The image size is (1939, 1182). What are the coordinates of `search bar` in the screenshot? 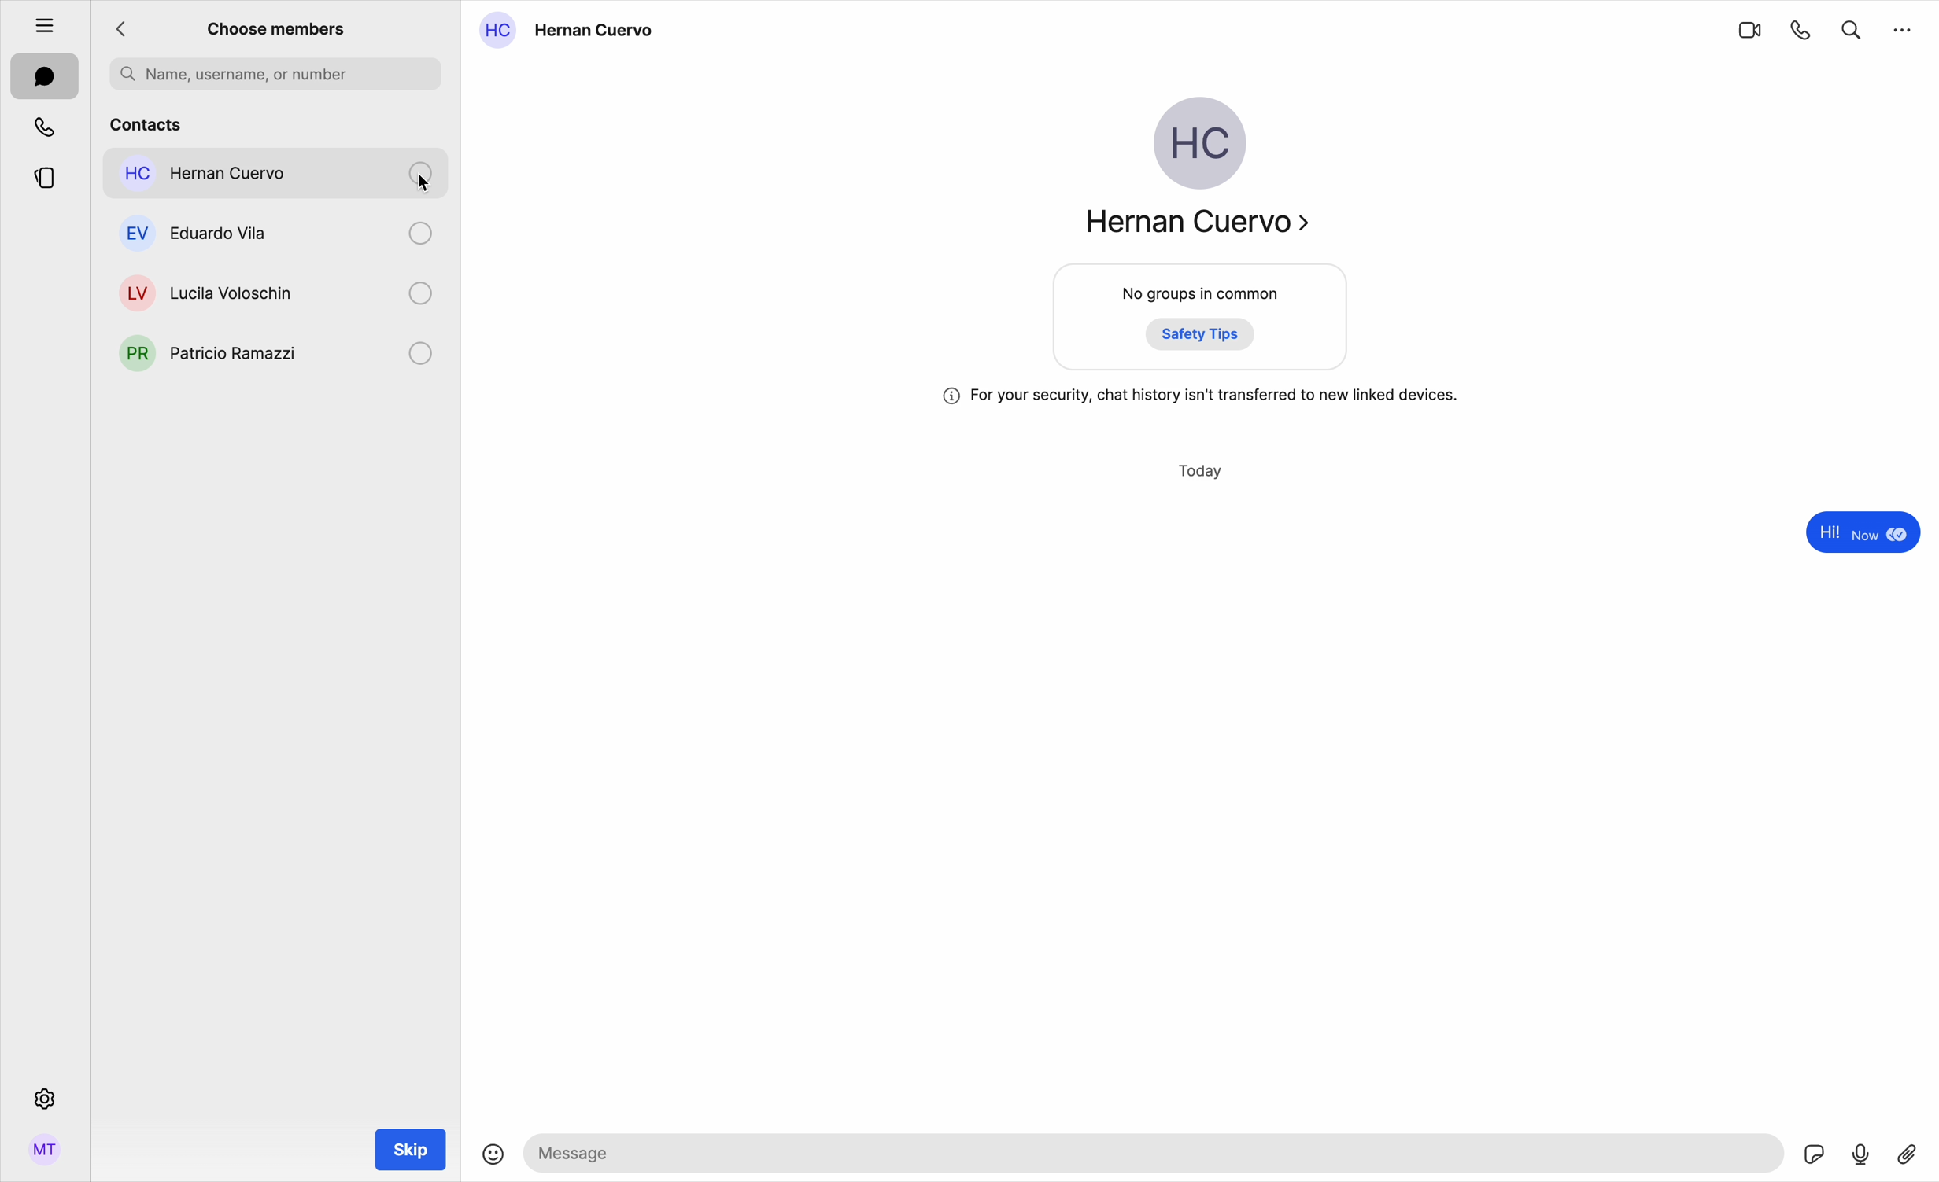 It's located at (275, 74).